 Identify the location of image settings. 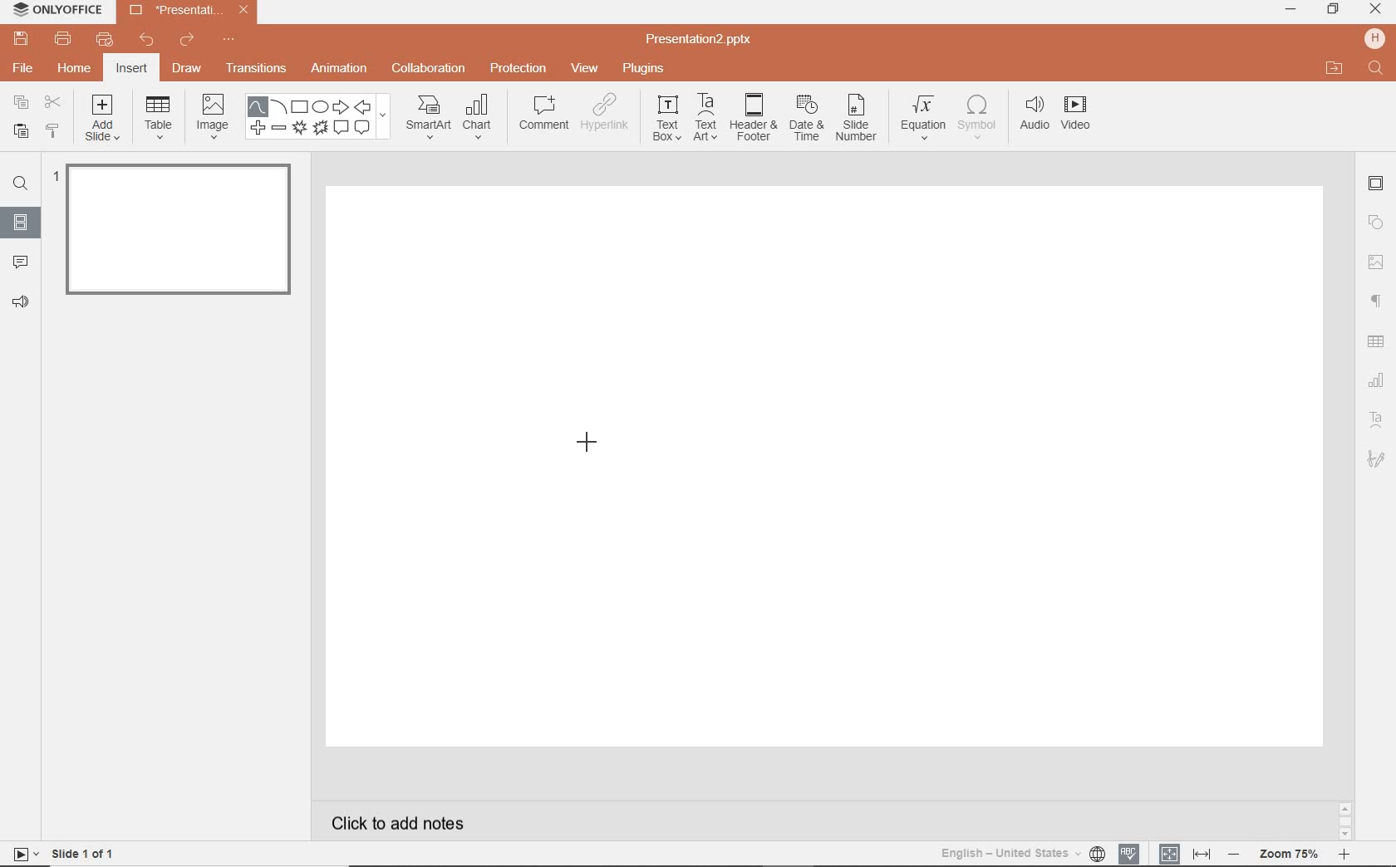
(1376, 262).